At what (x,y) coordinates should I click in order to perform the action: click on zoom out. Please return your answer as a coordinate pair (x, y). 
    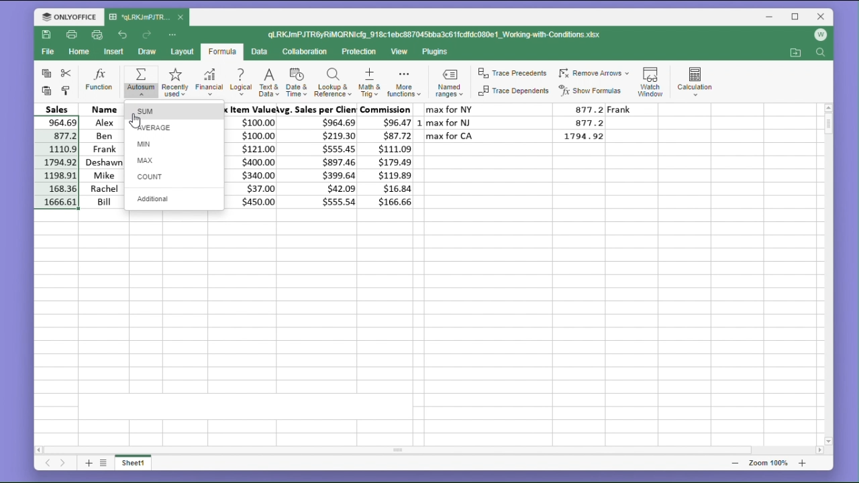
    Looking at the image, I should click on (735, 463).